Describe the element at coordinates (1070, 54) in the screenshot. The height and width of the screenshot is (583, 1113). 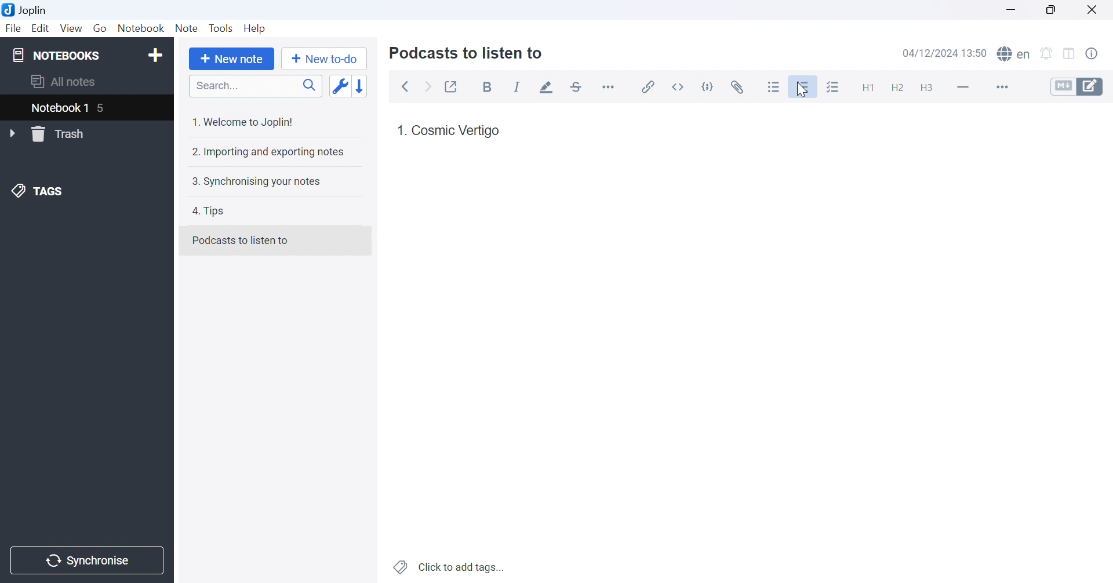
I see `Toggle editor layout` at that location.